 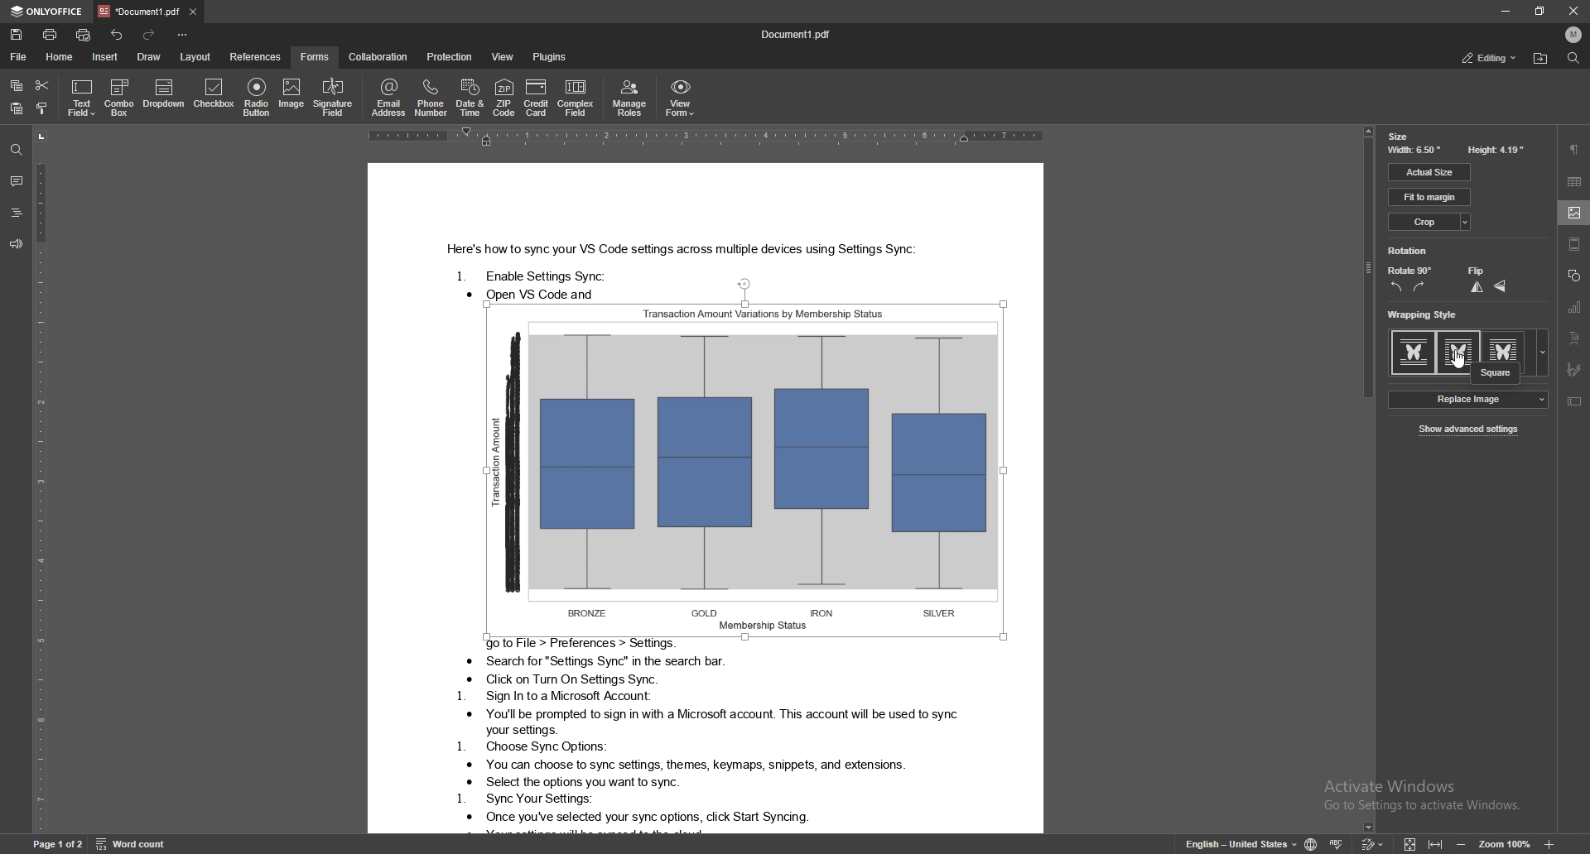 What do you see at coordinates (1399, 136) in the screenshot?
I see `size` at bounding box center [1399, 136].